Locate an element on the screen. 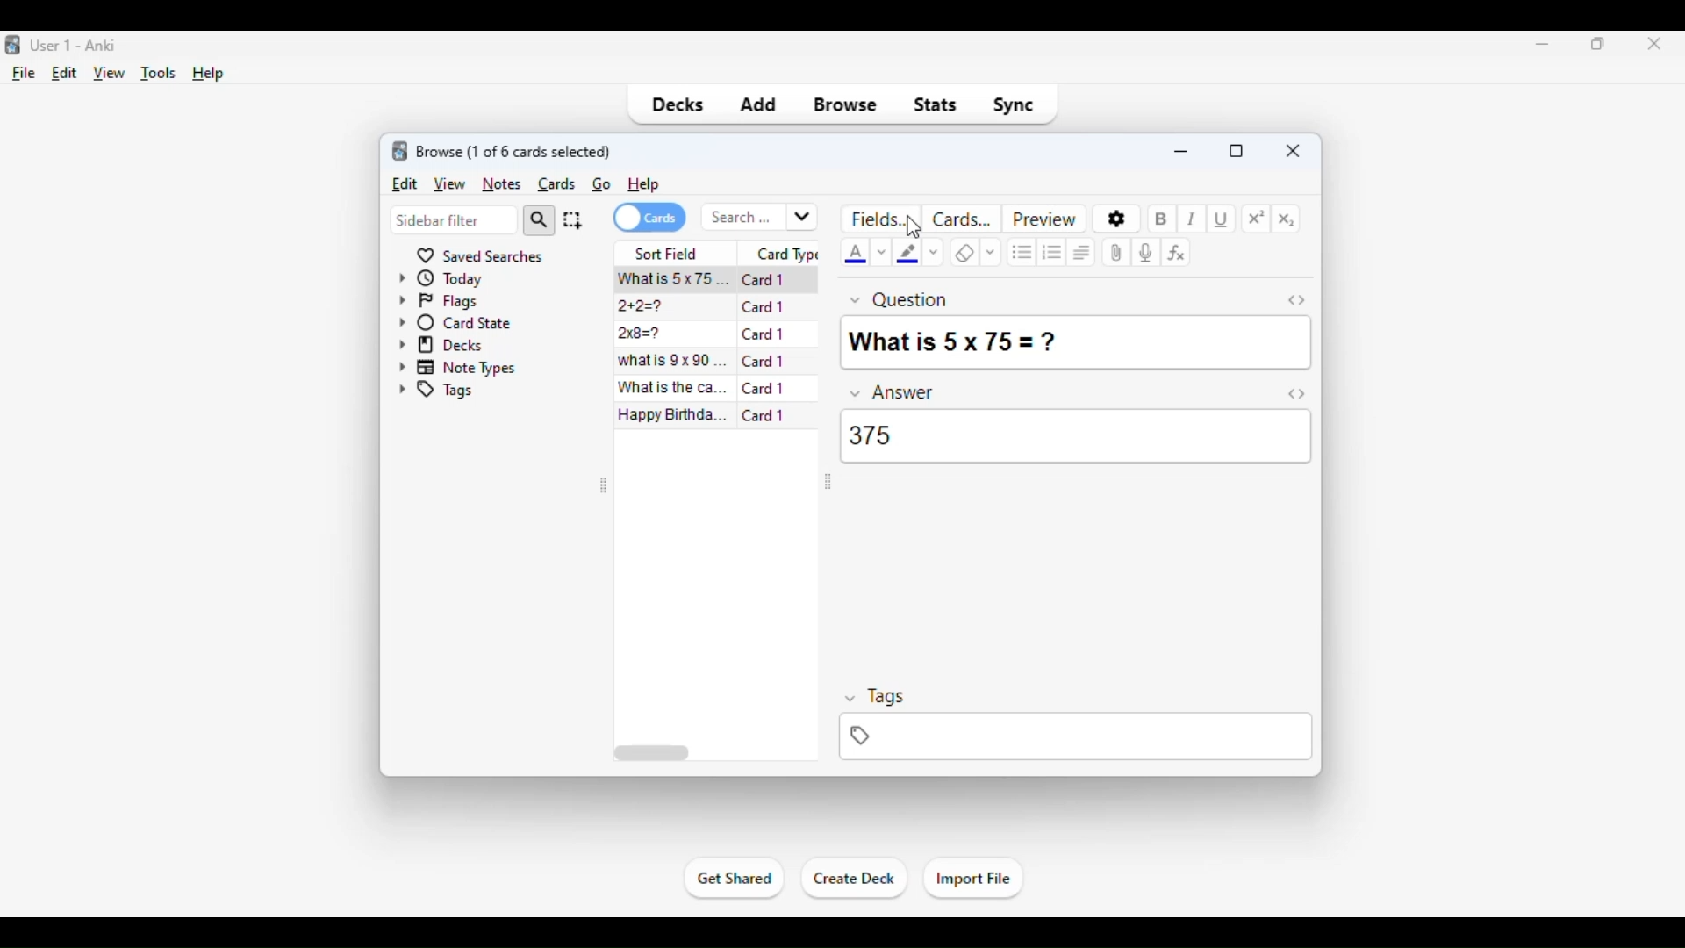 This screenshot has height=948, width=1685. change color is located at coordinates (883, 252).